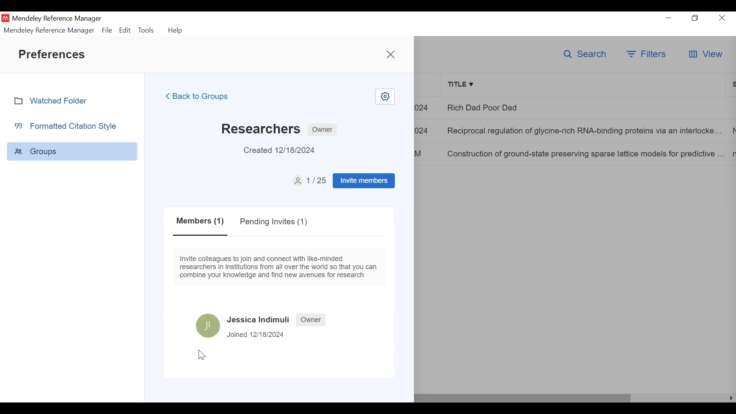 This screenshot has height=414, width=736. Describe the element at coordinates (273, 222) in the screenshot. I see `Pending Invites(1)` at that location.